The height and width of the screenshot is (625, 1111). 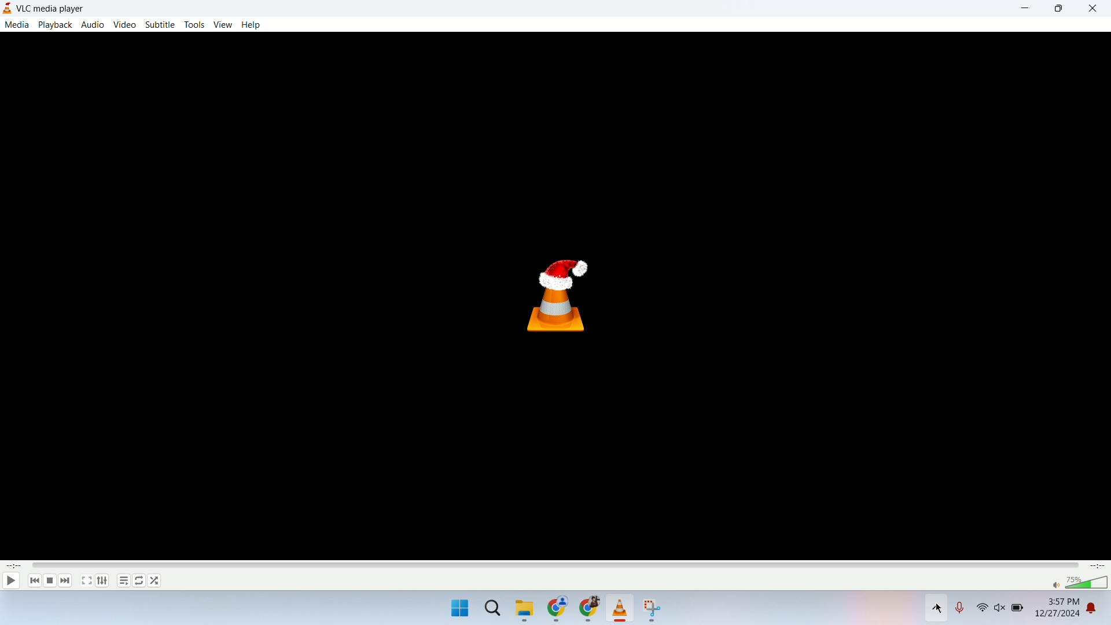 What do you see at coordinates (1058, 9) in the screenshot?
I see `maximize` at bounding box center [1058, 9].